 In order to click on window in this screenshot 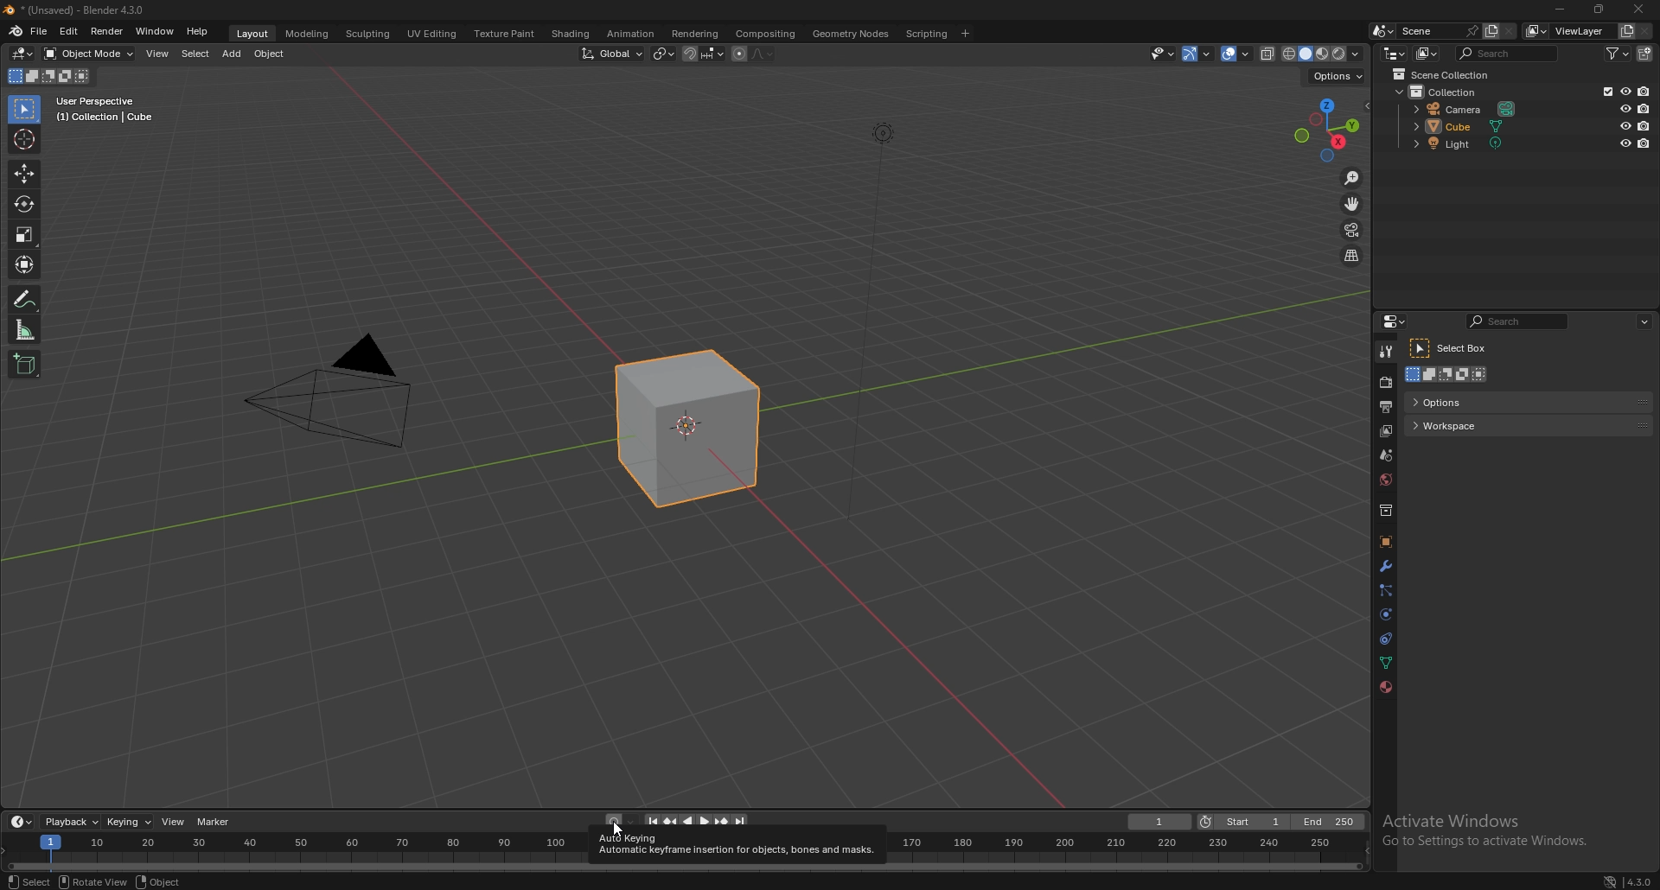, I will do `click(154, 31)`.